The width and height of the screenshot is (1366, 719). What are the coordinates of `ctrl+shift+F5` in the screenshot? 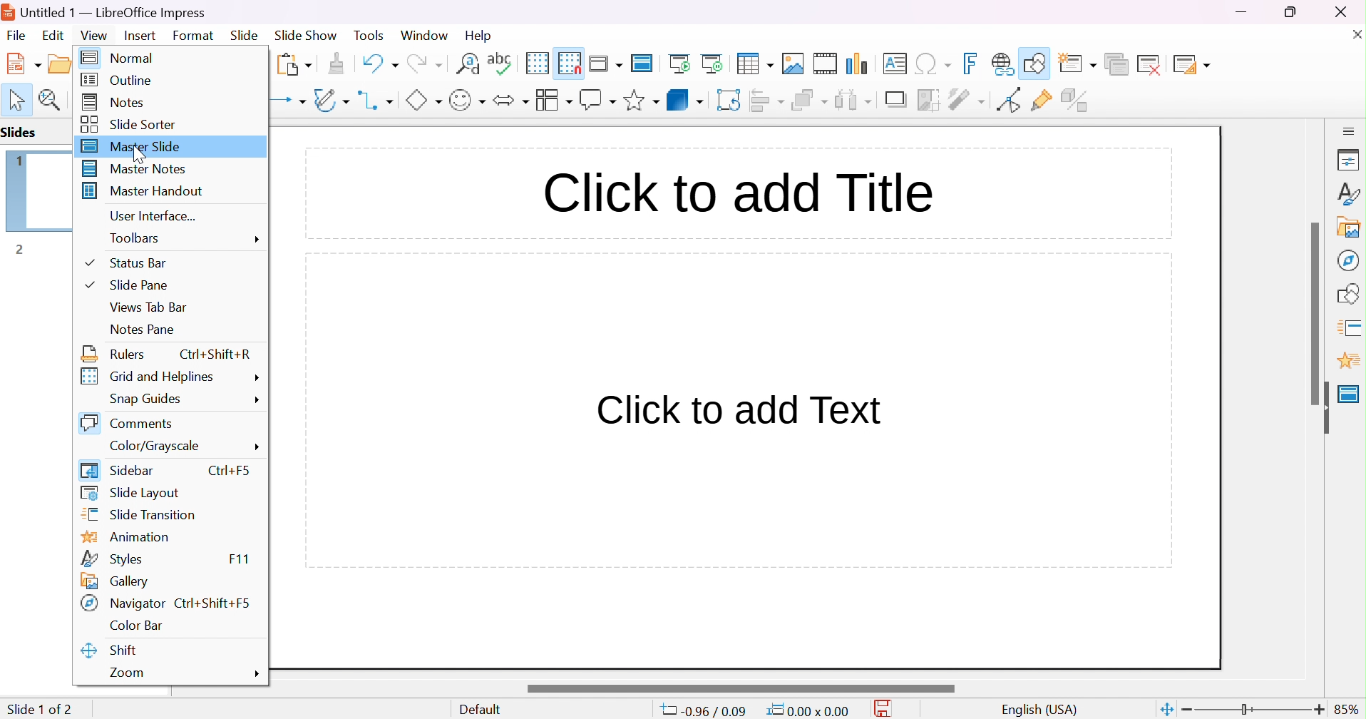 It's located at (212, 603).